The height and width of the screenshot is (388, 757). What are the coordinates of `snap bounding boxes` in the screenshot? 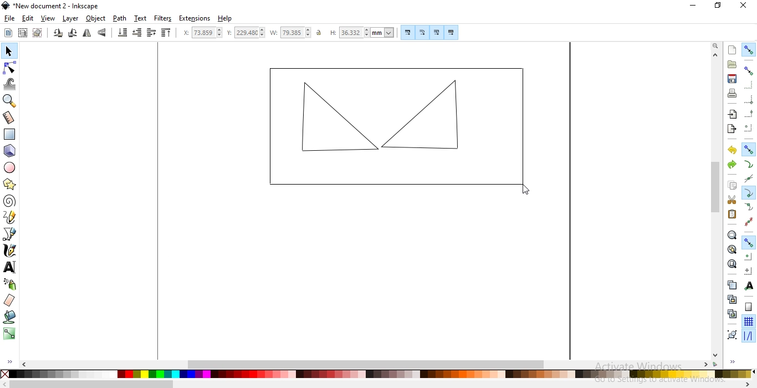 It's located at (749, 71).